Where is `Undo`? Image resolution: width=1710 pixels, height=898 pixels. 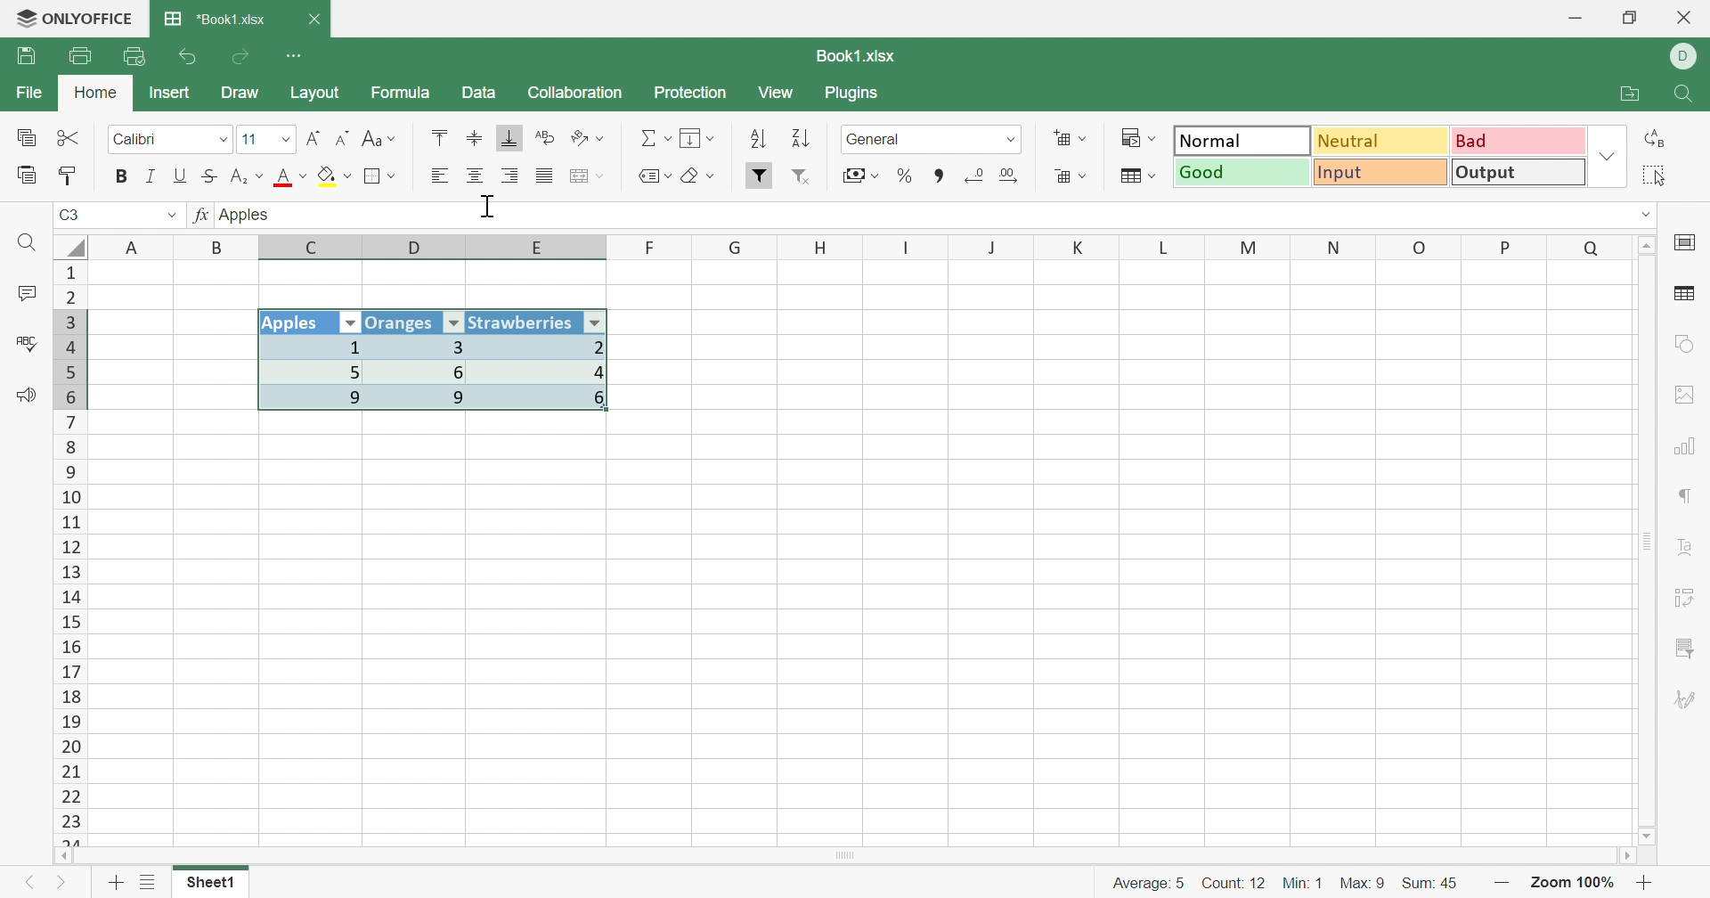 Undo is located at coordinates (189, 57).